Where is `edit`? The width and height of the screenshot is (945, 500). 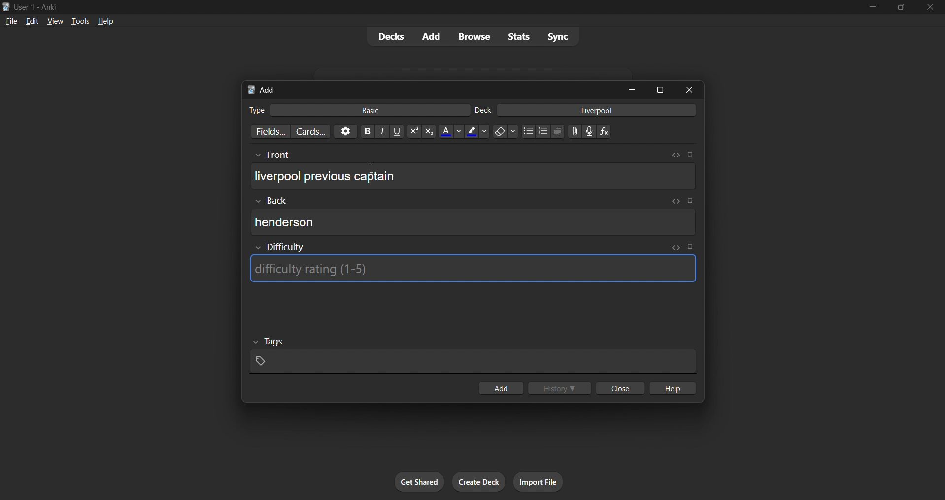
edit is located at coordinates (29, 20).